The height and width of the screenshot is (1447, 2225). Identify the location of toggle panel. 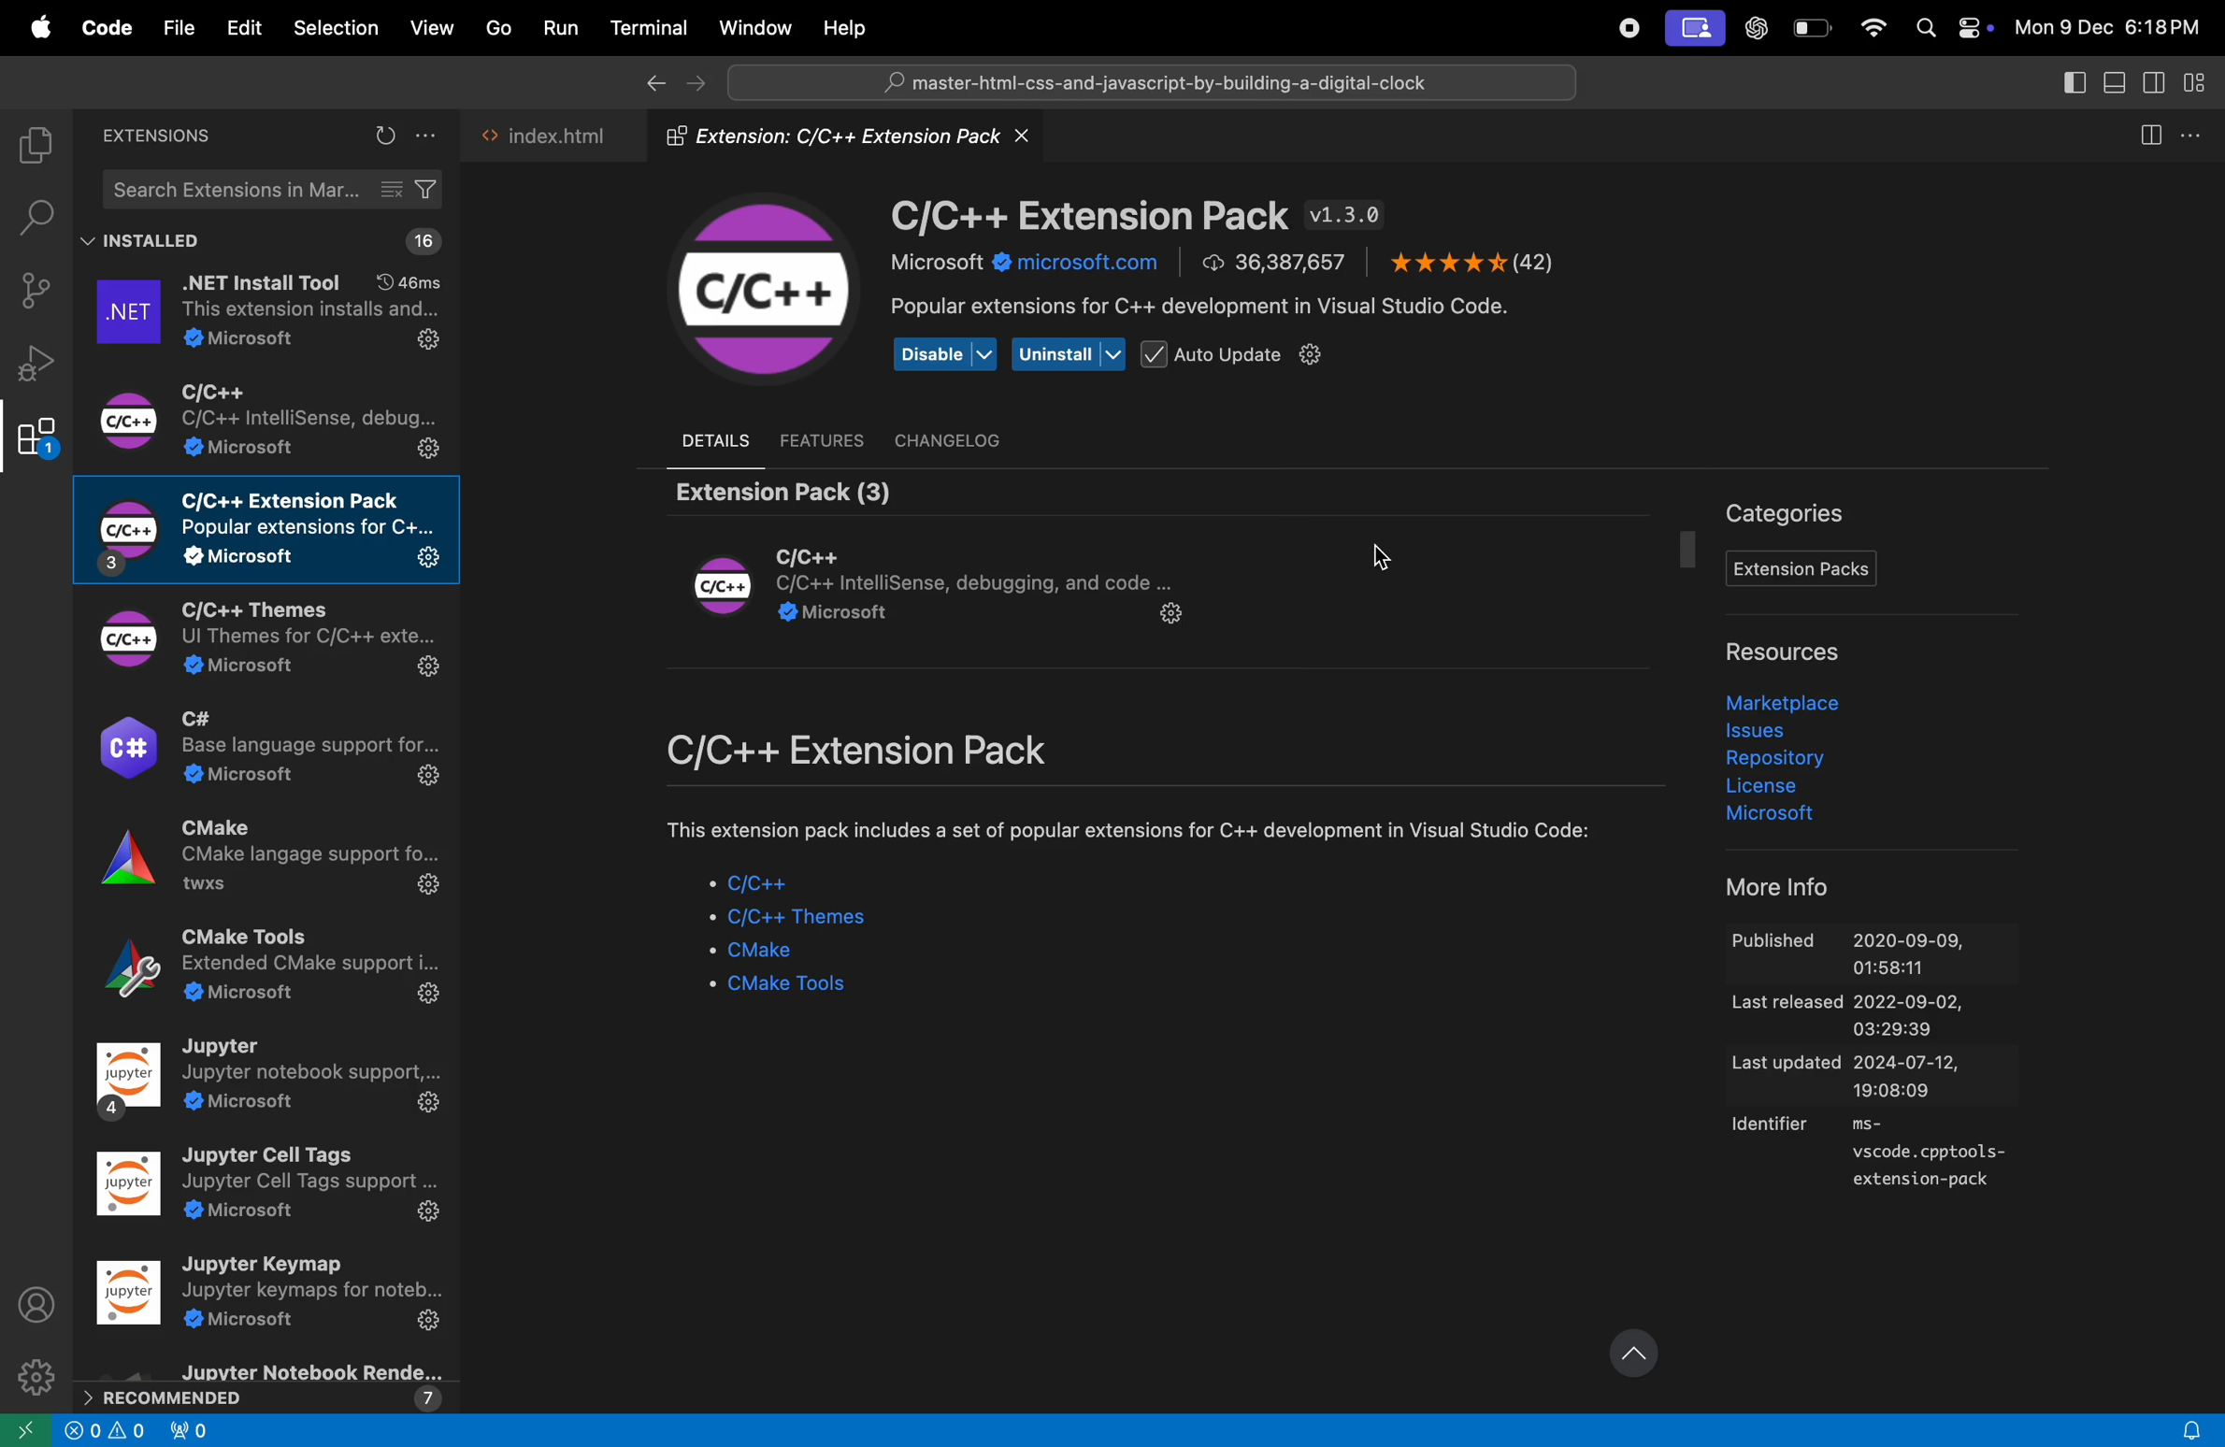
(2110, 80).